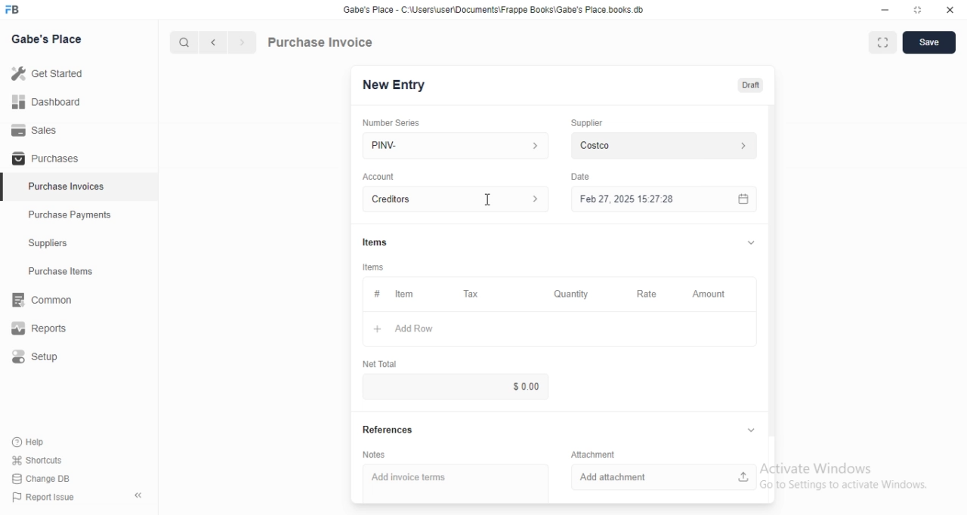 The image size is (967, 515). What do you see at coordinates (493, 9) in the screenshot?
I see `‘Gabe's Place - C\Users\useriDocuments\Frappe Books\Gabe's Place books db.` at bounding box center [493, 9].